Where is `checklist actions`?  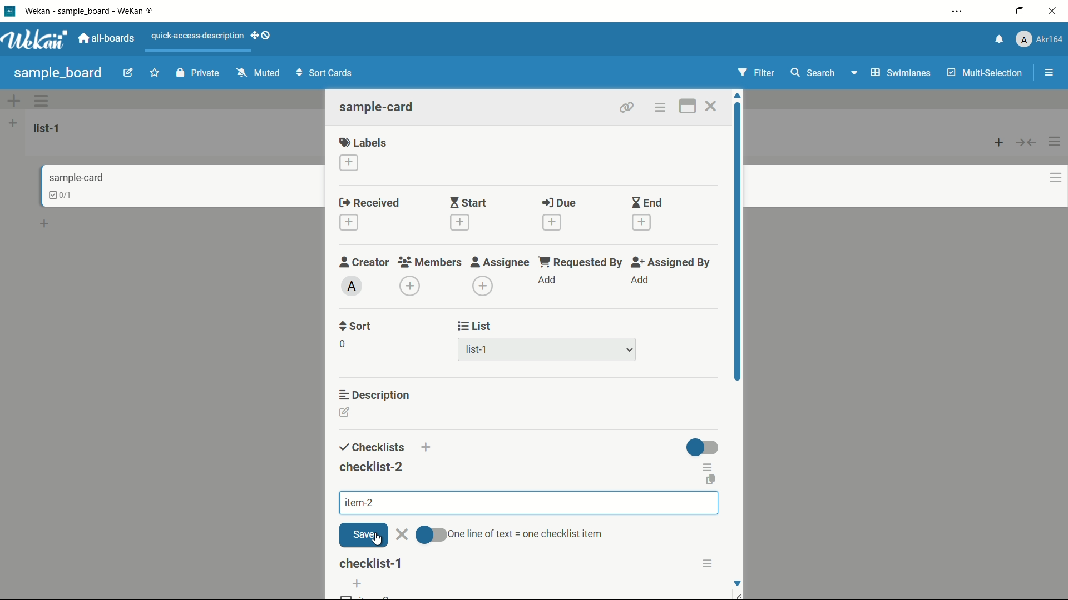
checklist actions is located at coordinates (709, 466).